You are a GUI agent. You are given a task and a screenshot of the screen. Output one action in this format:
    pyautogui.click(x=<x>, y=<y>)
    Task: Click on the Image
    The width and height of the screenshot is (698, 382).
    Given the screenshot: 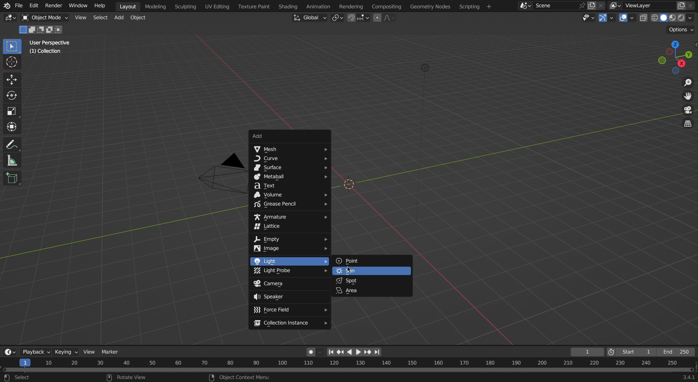 What is the action you would take?
    pyautogui.click(x=290, y=249)
    